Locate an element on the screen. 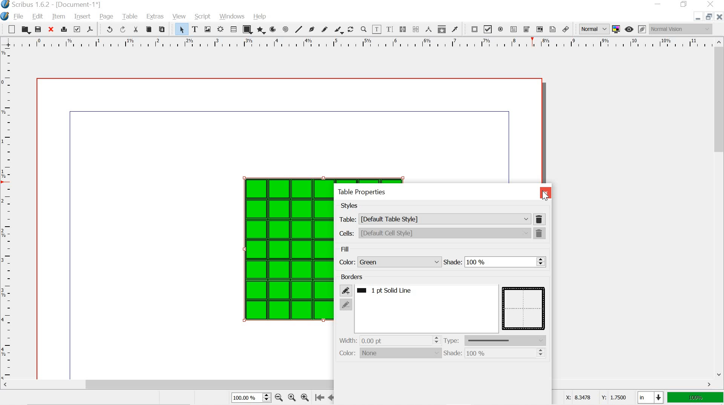 This screenshot has height=405, width=724. select item is located at coordinates (181, 30).